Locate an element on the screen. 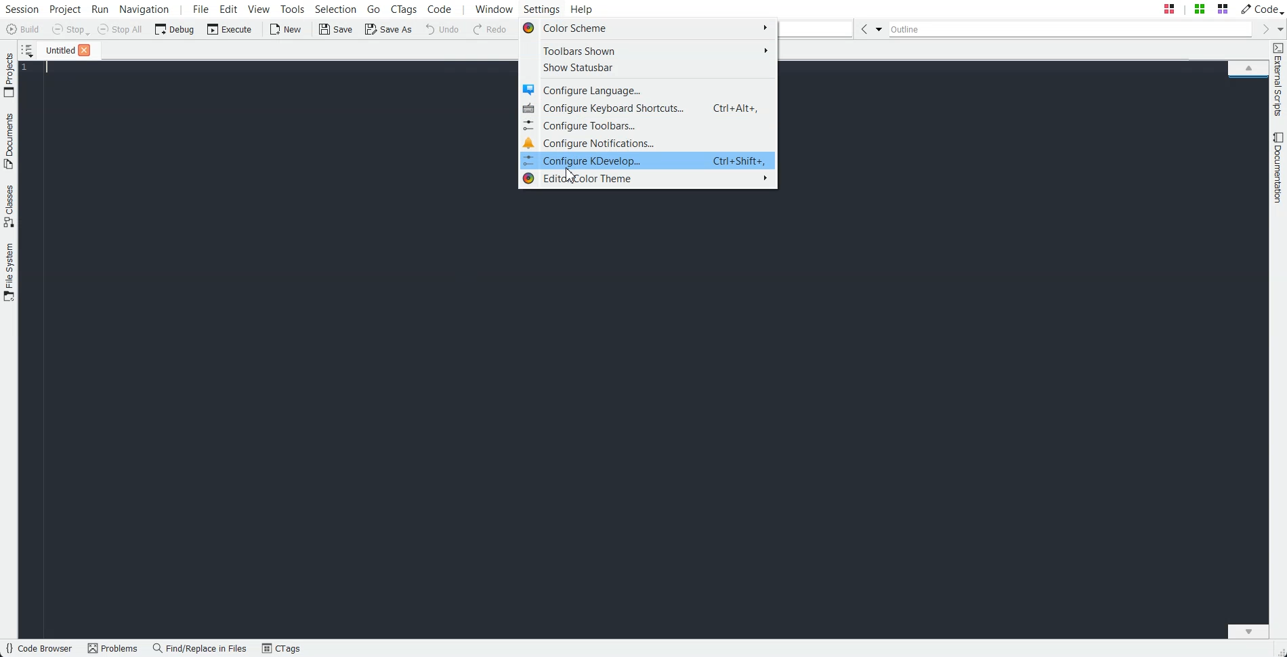 The height and width of the screenshot is (657, 1287). Undo is located at coordinates (442, 28).